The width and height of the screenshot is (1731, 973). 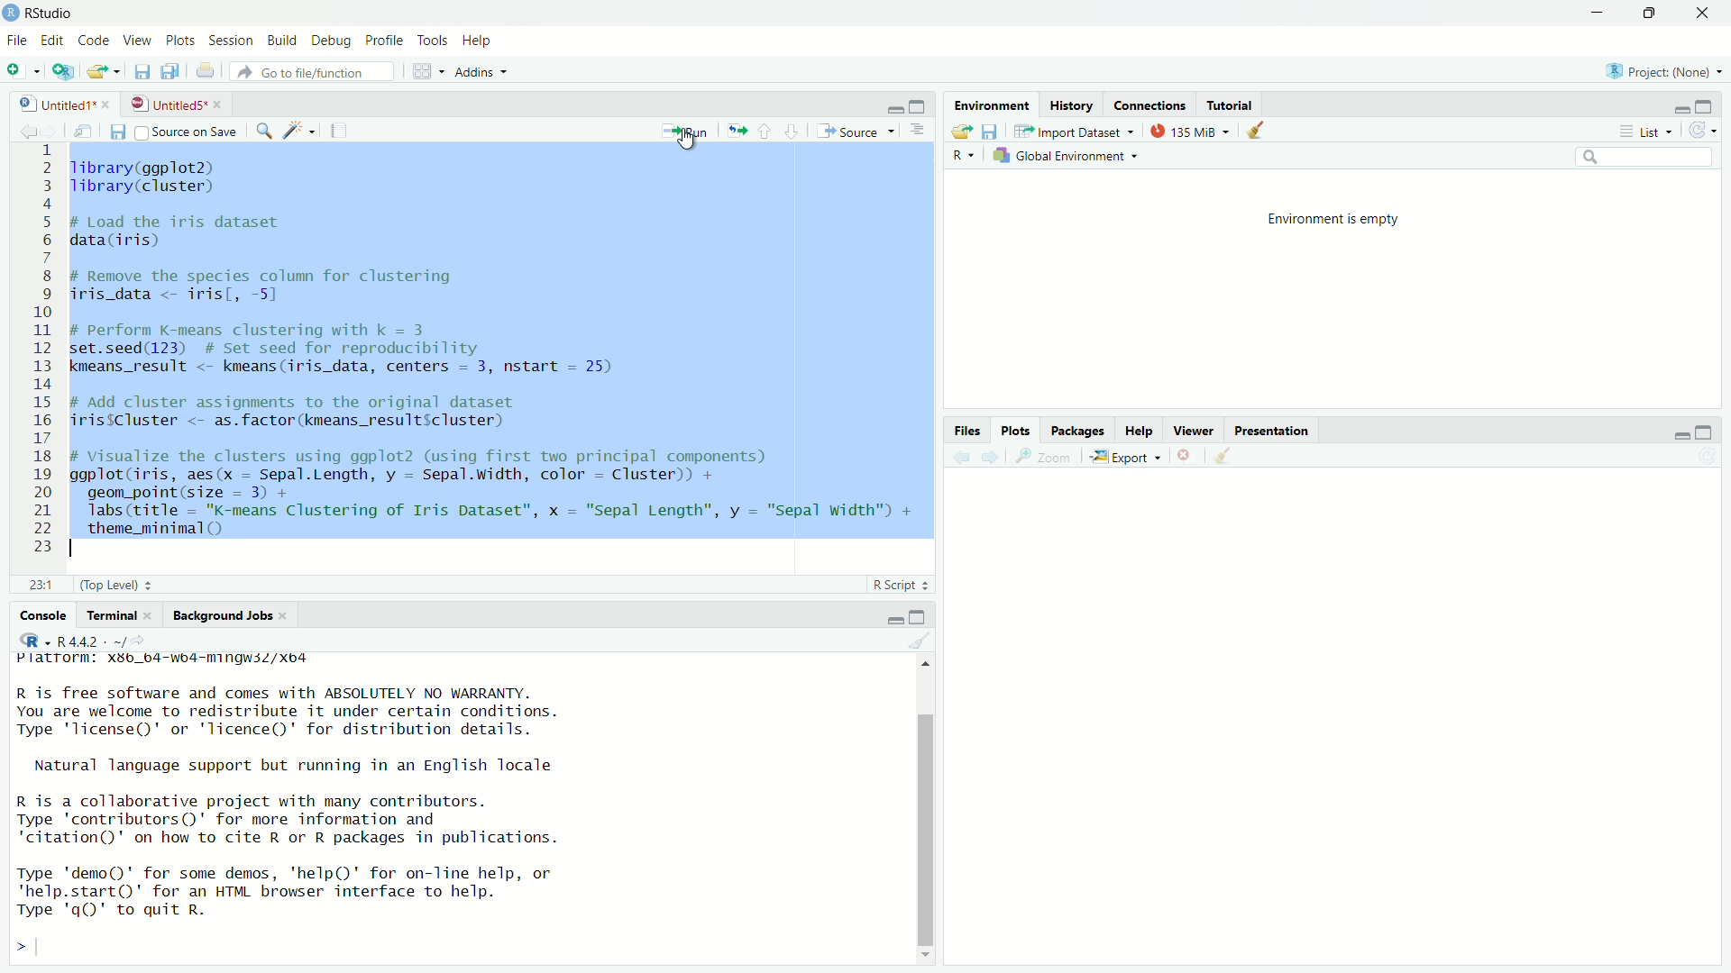 What do you see at coordinates (103, 70) in the screenshot?
I see `open an existing file` at bounding box center [103, 70].